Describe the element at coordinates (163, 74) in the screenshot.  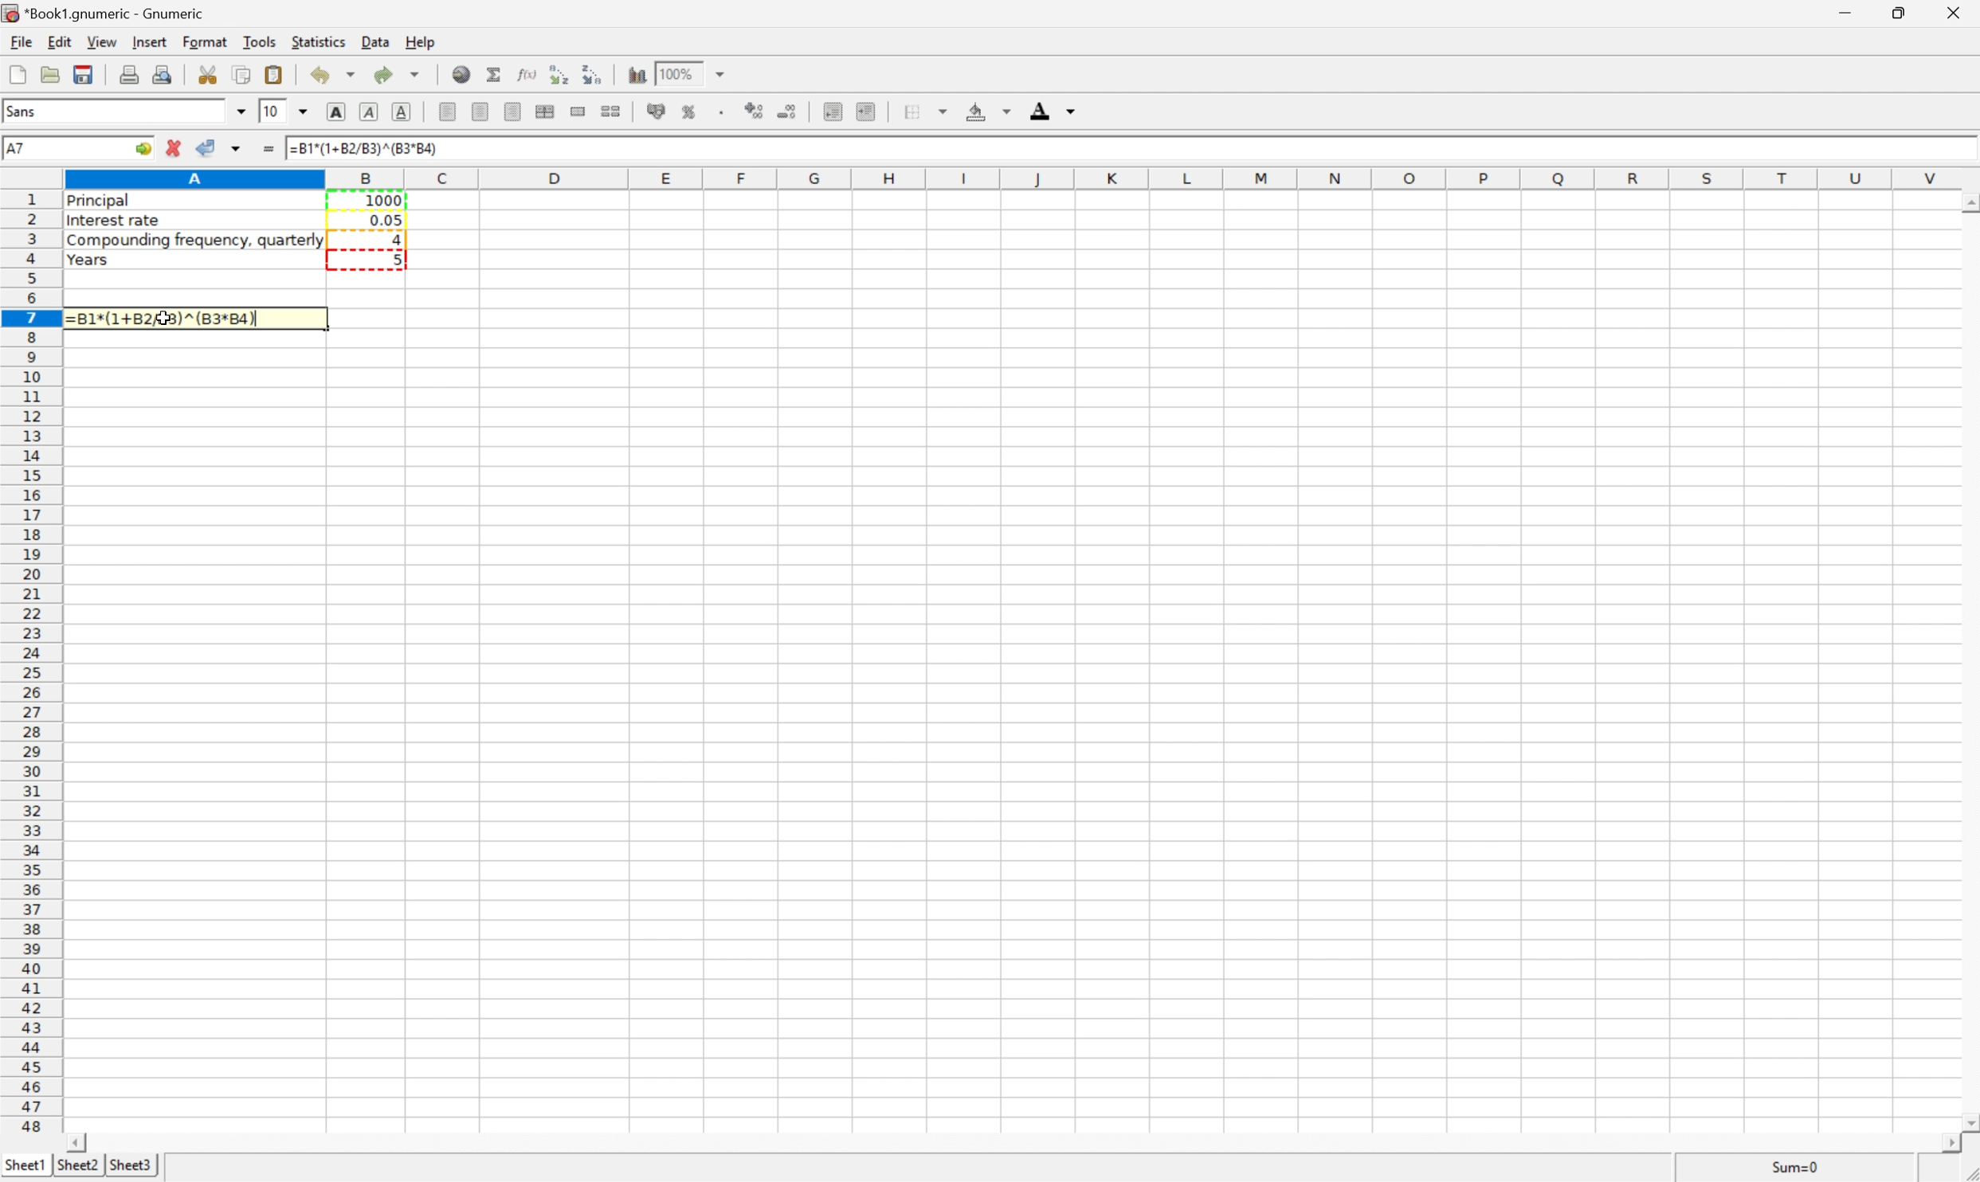
I see `print preview` at that location.